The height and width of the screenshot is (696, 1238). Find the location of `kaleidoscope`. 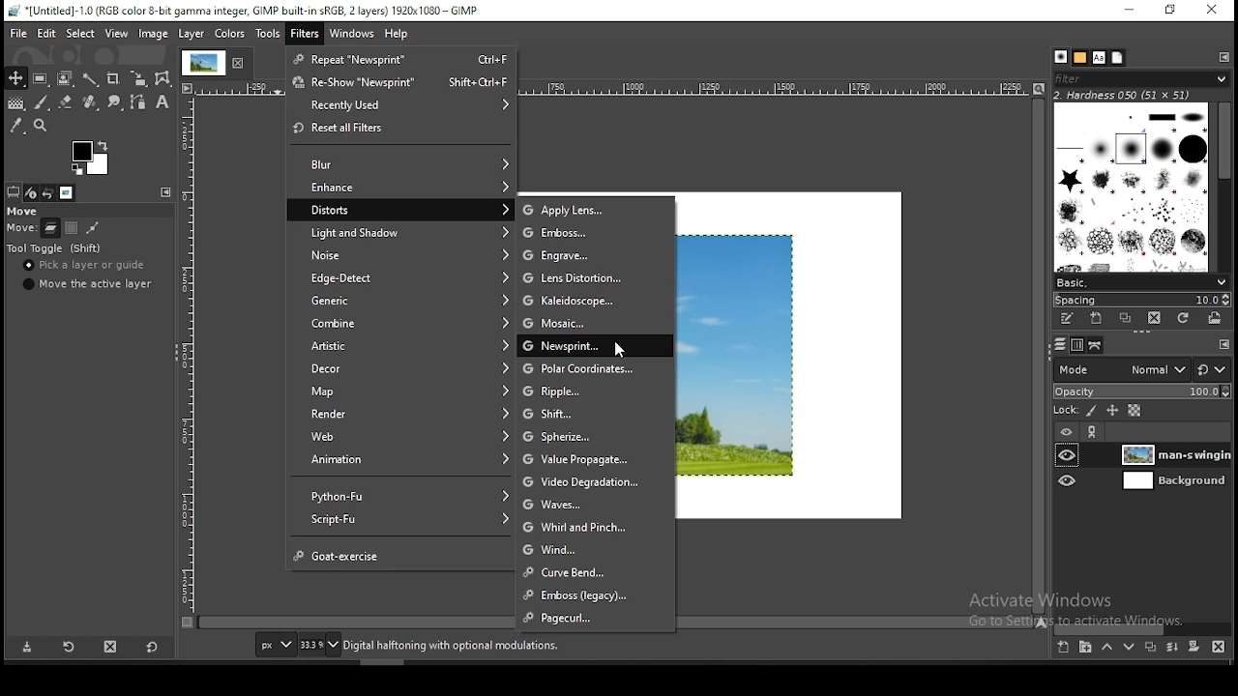

kaleidoscope is located at coordinates (594, 301).